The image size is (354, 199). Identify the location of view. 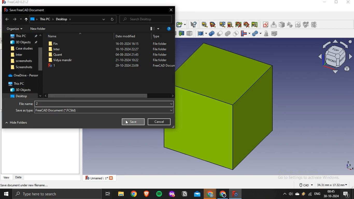
(7, 178).